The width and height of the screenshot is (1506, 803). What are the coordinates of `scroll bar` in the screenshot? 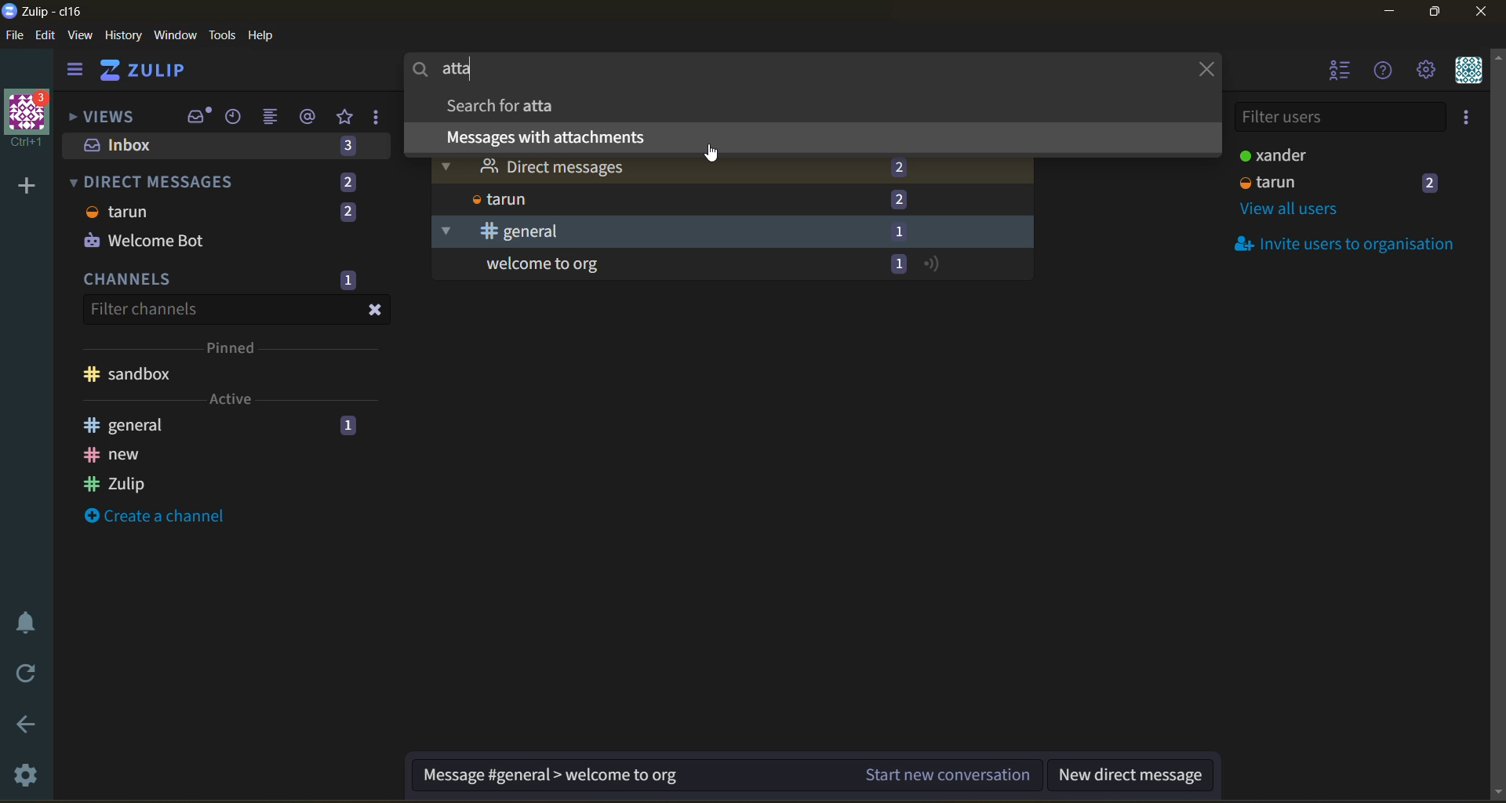 It's located at (1497, 426).